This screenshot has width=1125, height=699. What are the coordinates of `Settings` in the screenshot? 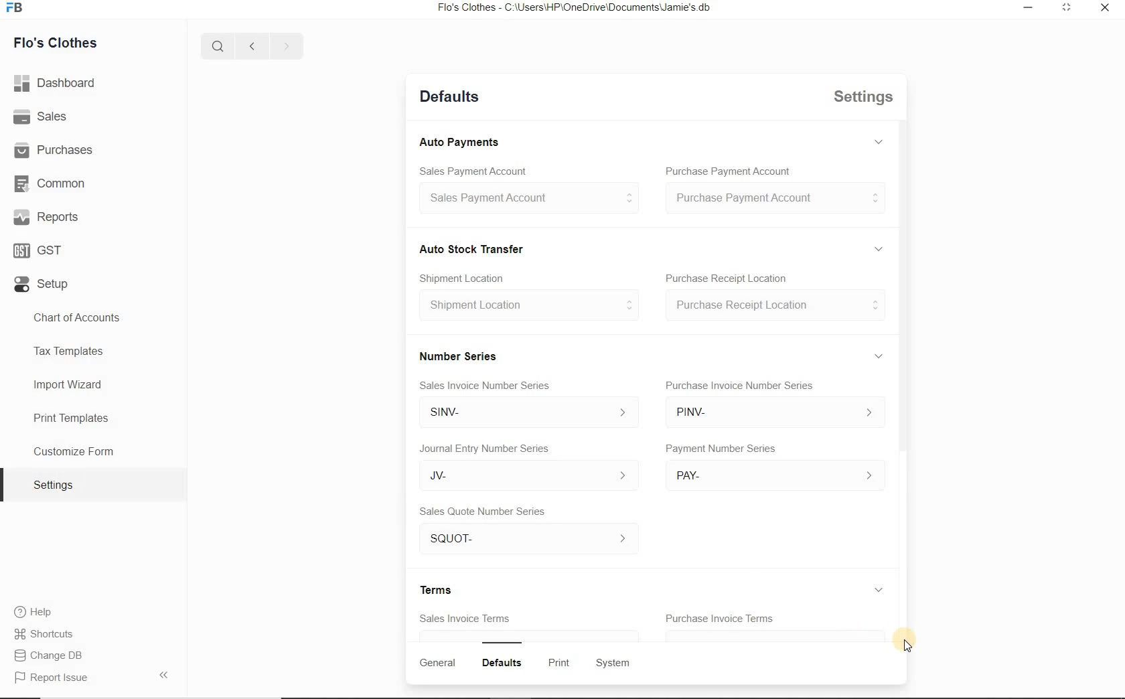 It's located at (865, 96).